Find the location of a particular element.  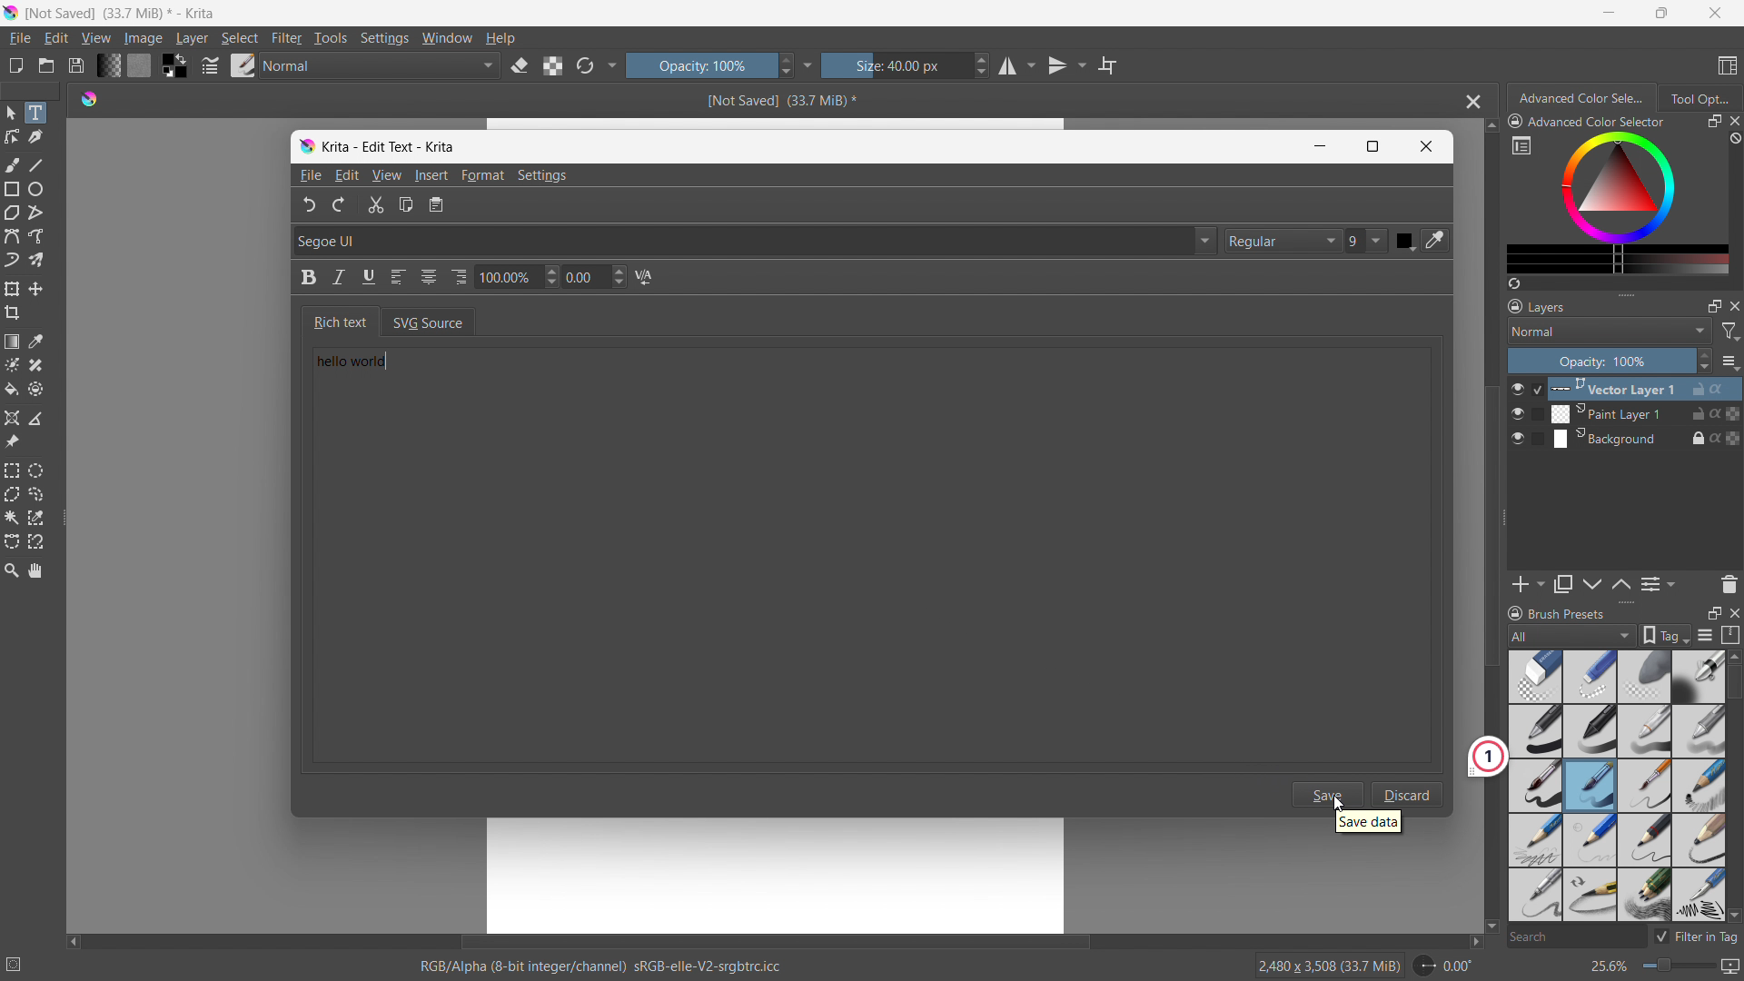

freehand brush tool is located at coordinates (14, 164).